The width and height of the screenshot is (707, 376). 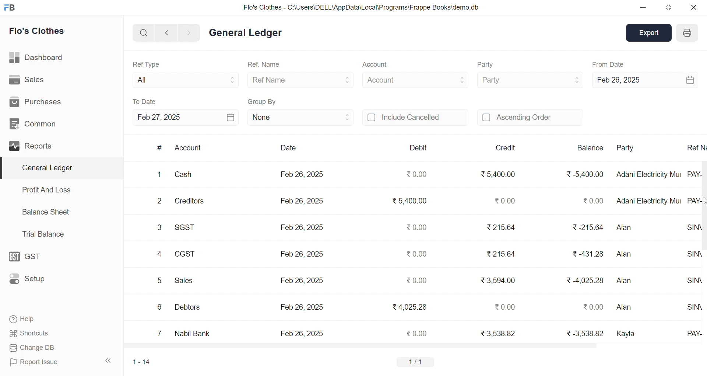 I want to click on Setup, so click(x=29, y=279).